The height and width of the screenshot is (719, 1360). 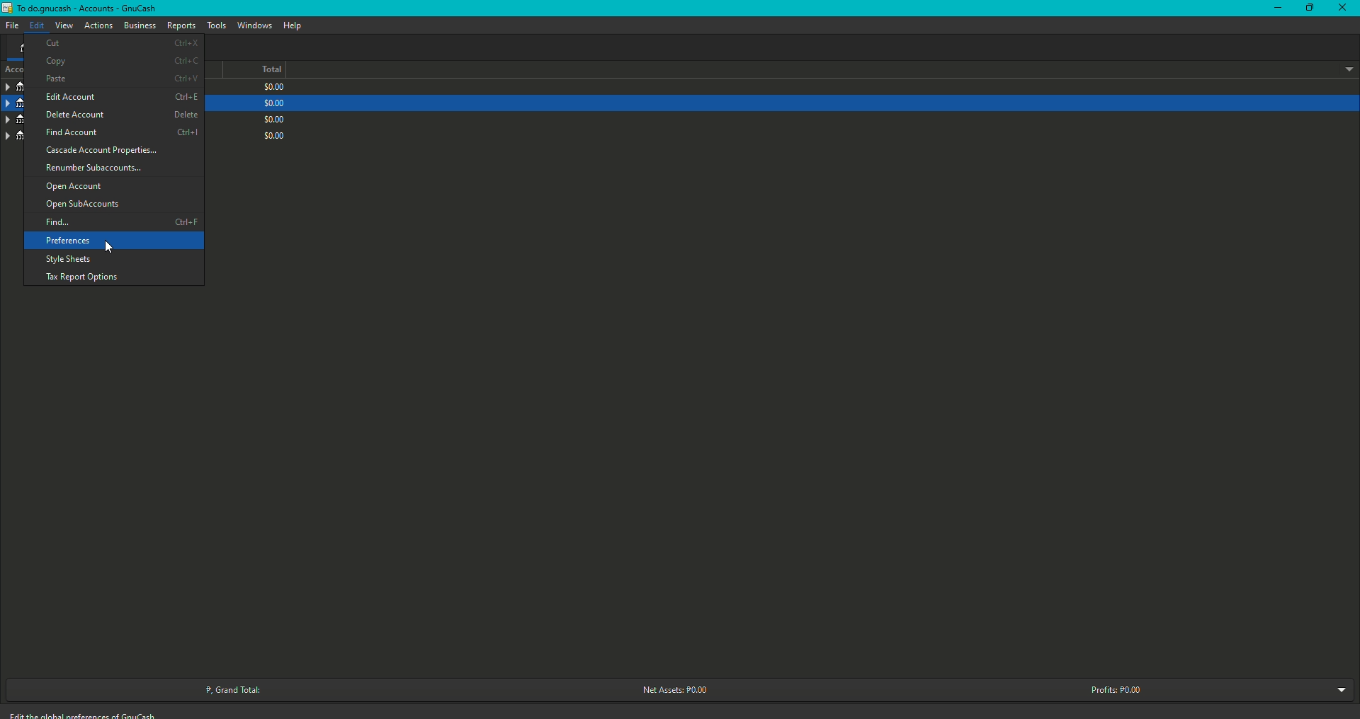 I want to click on Edit Account, so click(x=119, y=98).